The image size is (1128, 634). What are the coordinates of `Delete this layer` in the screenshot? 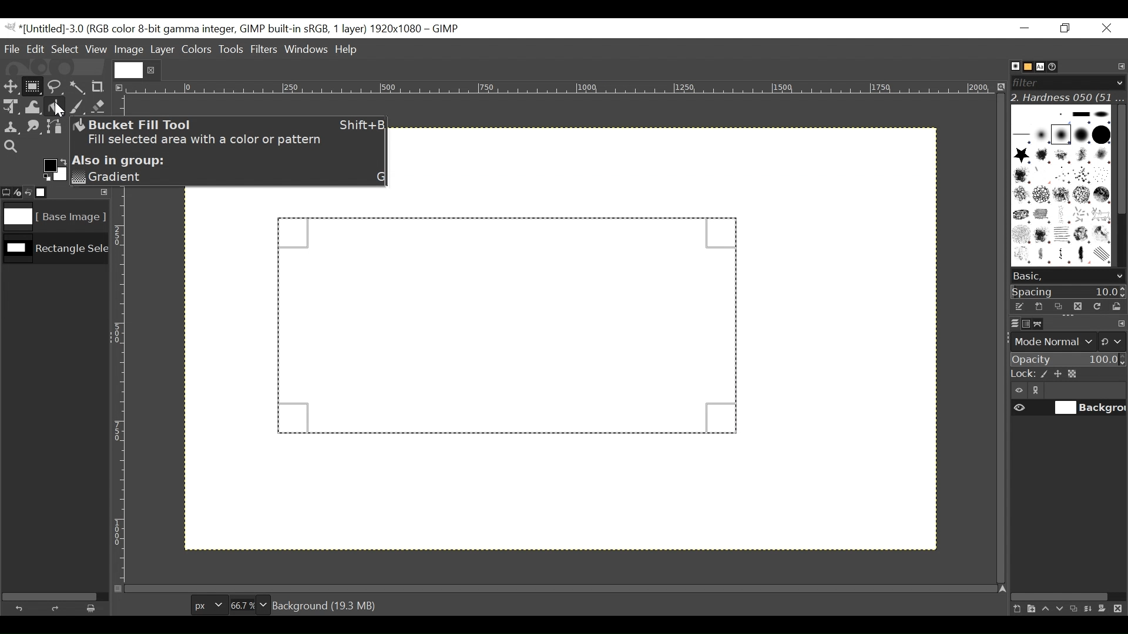 It's located at (1120, 609).